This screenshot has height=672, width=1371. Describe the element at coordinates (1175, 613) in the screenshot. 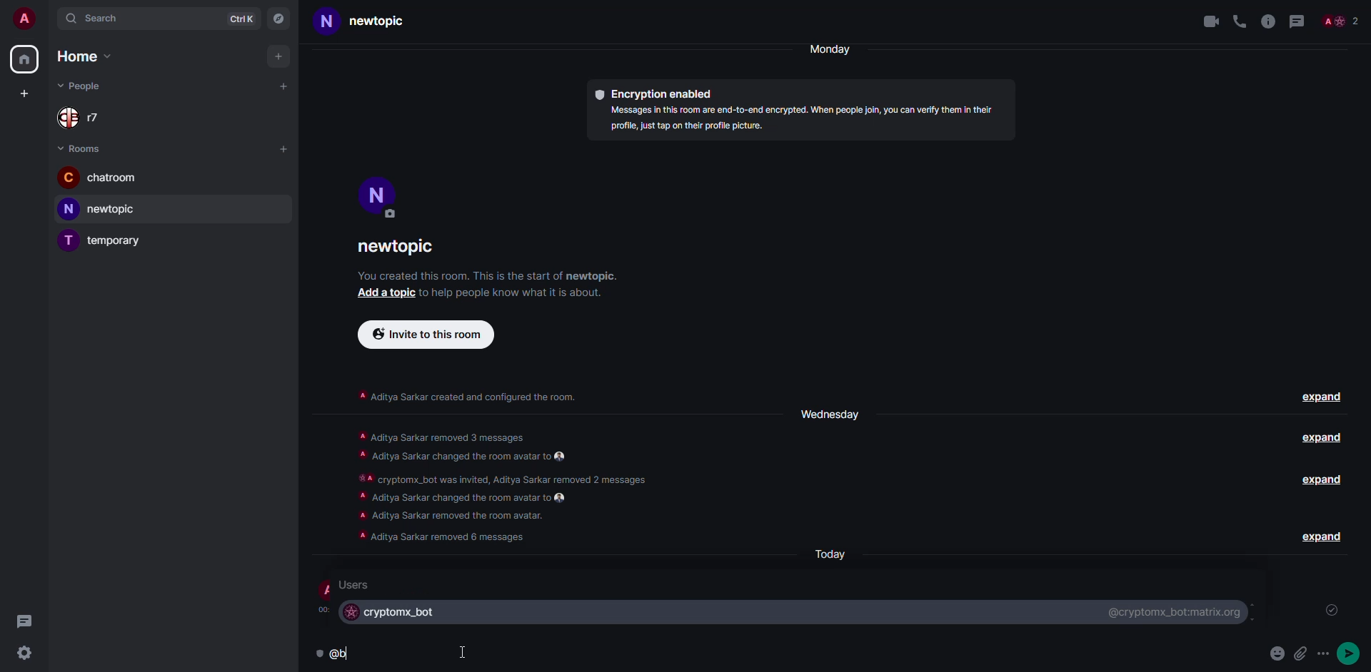

I see `id` at that location.